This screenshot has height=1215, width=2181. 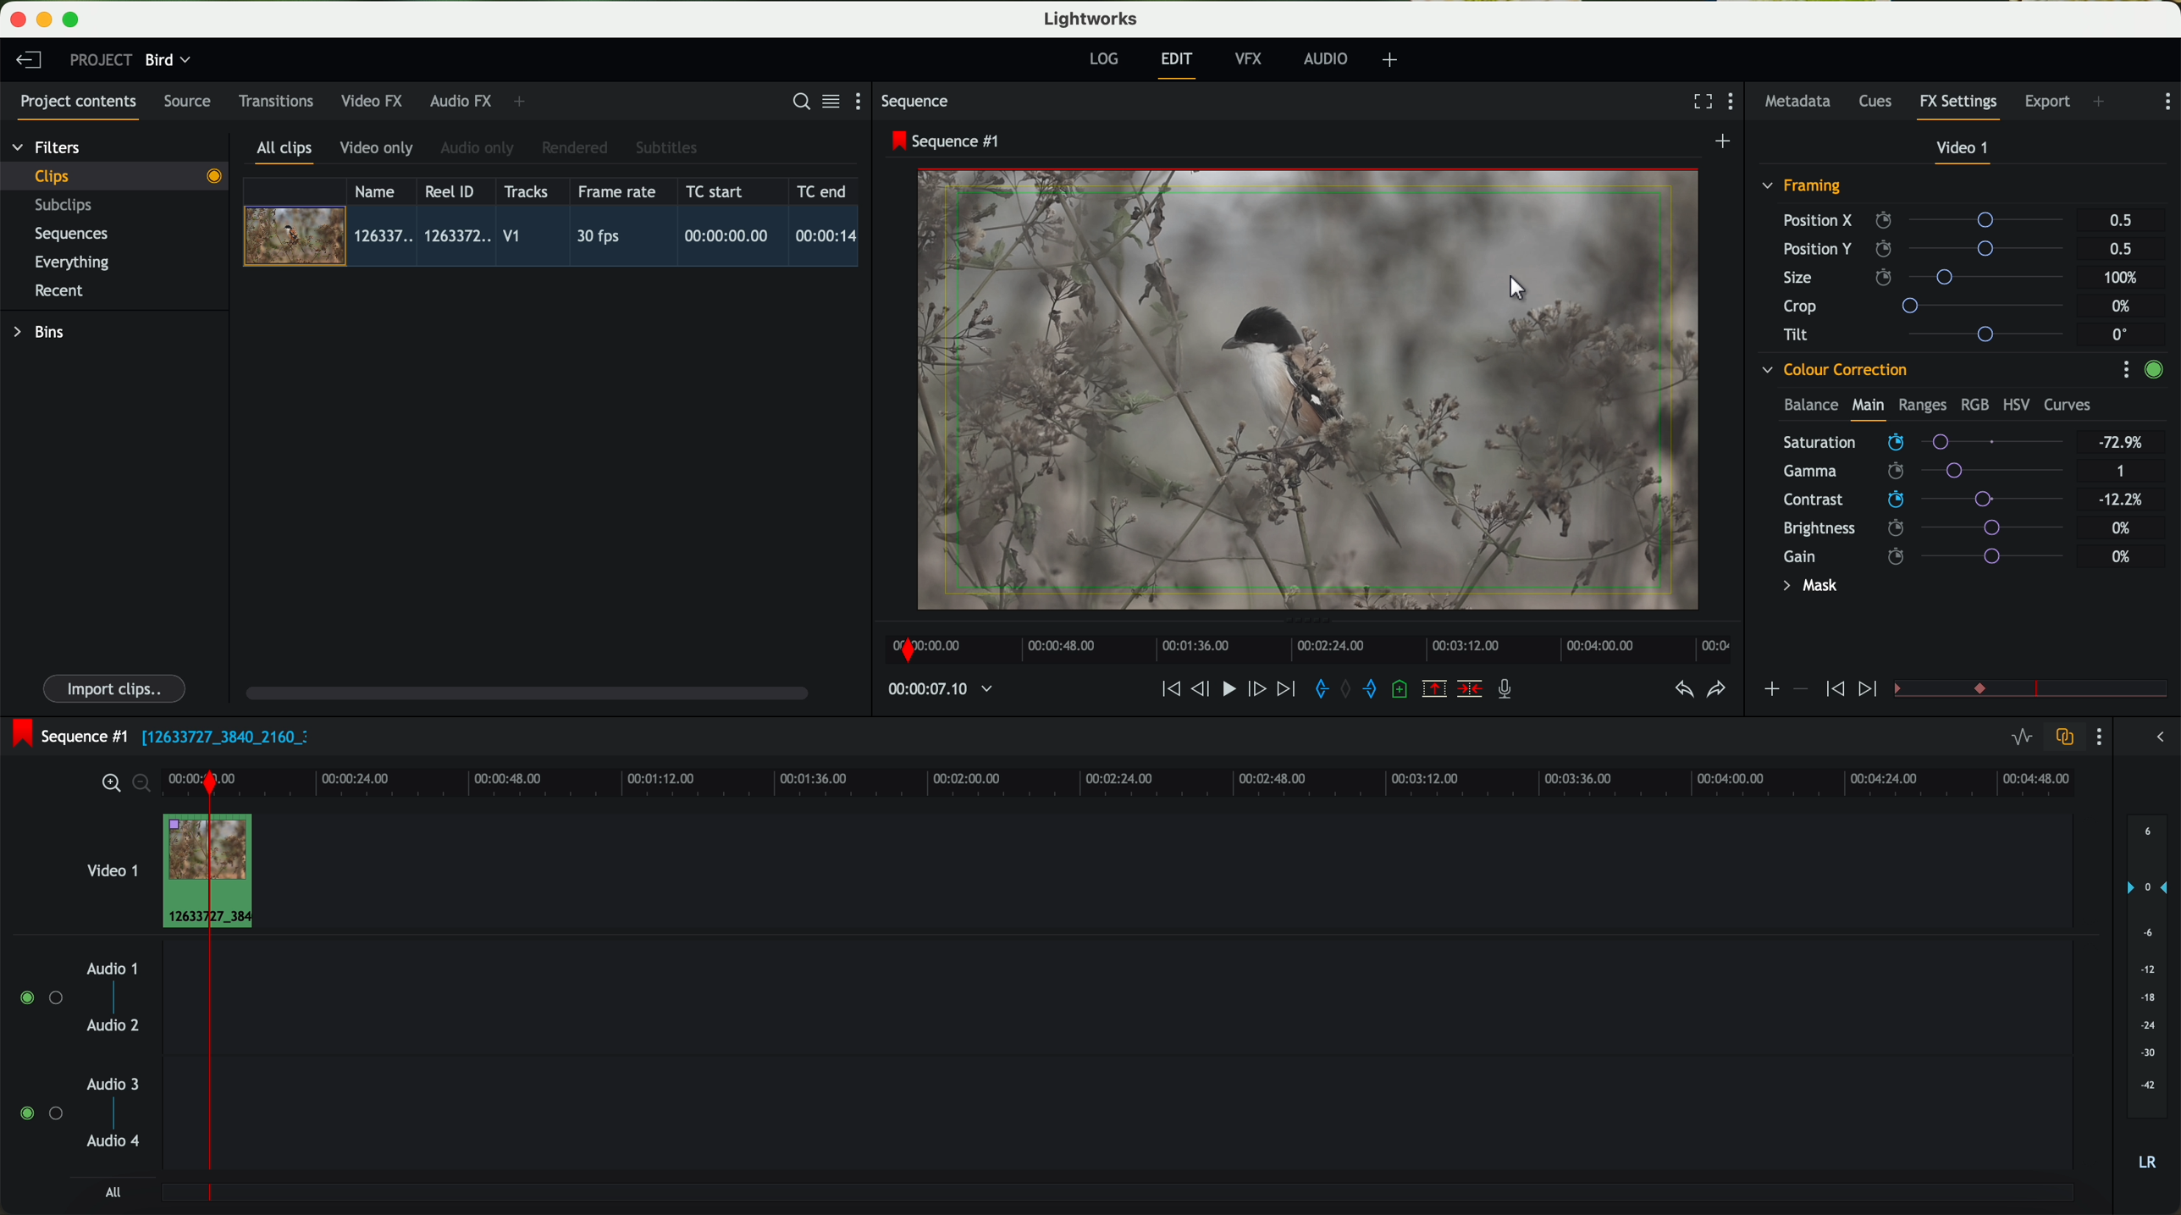 I want to click on remove the marked section, so click(x=1436, y=689).